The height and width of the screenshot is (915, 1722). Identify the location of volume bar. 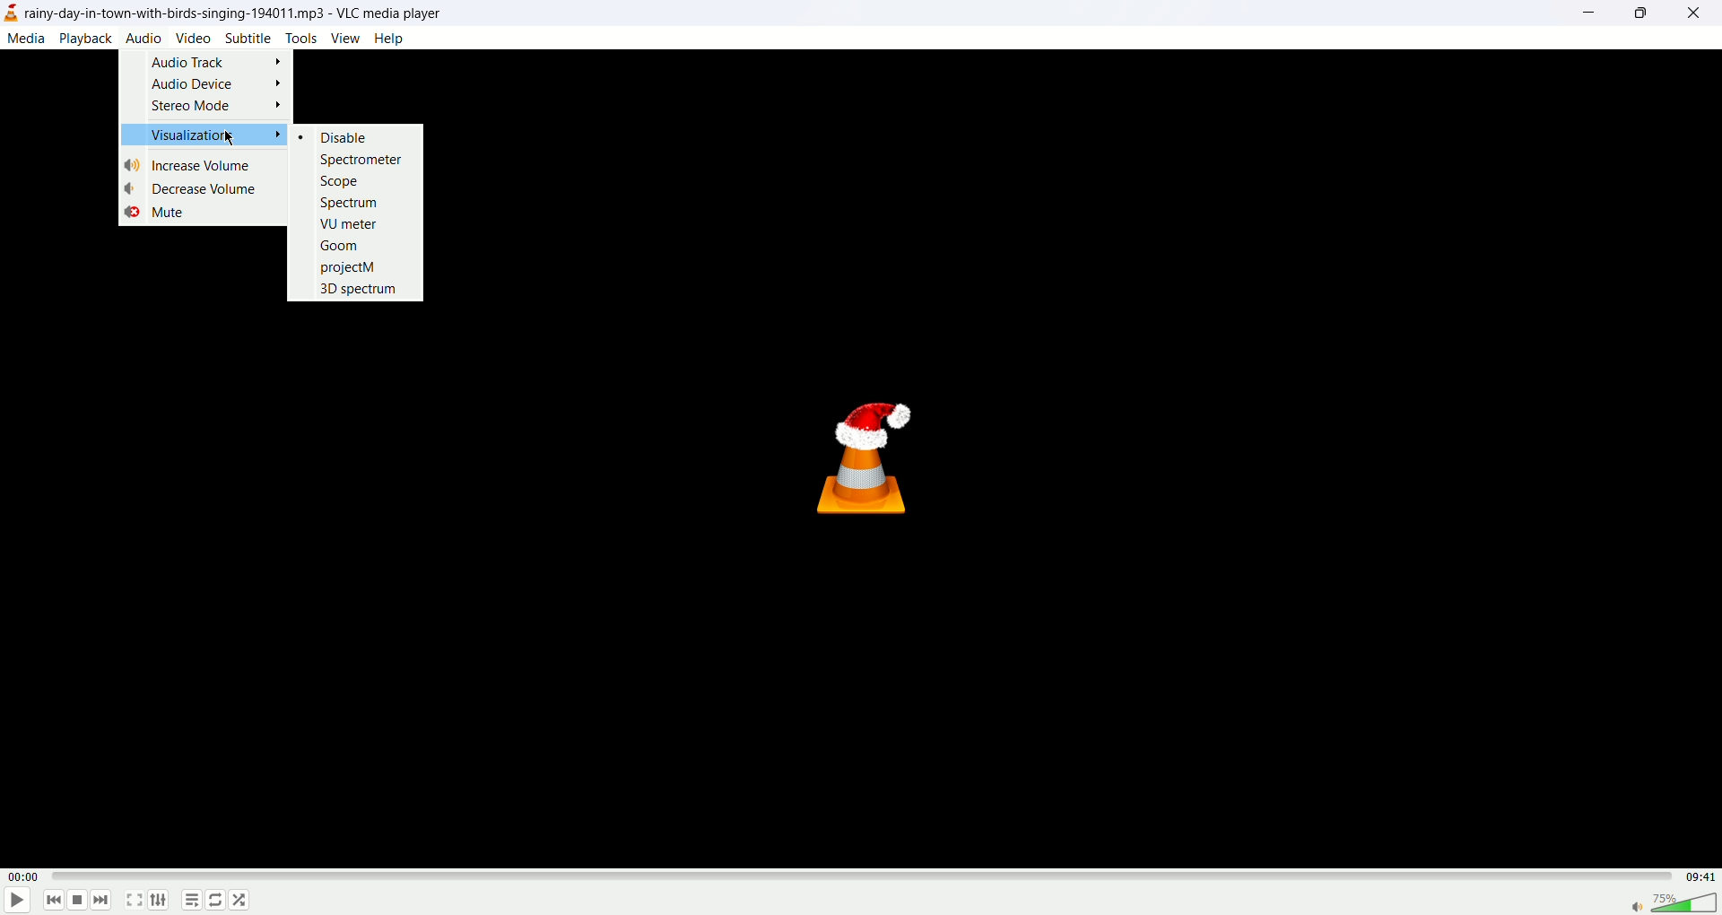
(1674, 902).